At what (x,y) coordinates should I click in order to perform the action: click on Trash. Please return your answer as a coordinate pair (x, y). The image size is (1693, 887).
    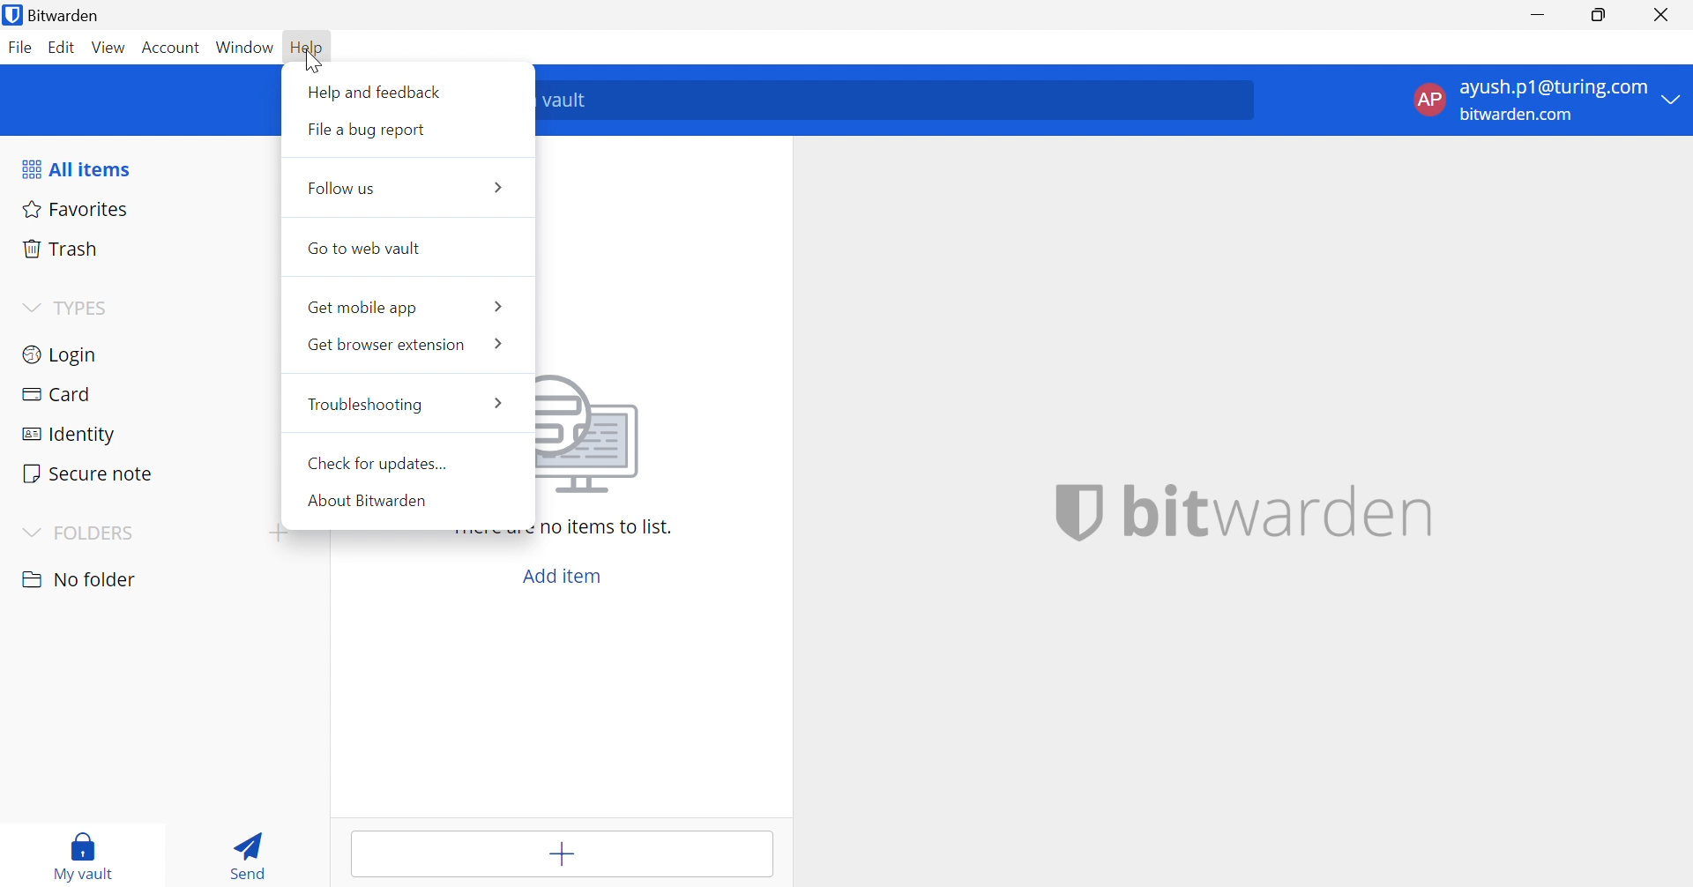
    Looking at the image, I should click on (145, 248).